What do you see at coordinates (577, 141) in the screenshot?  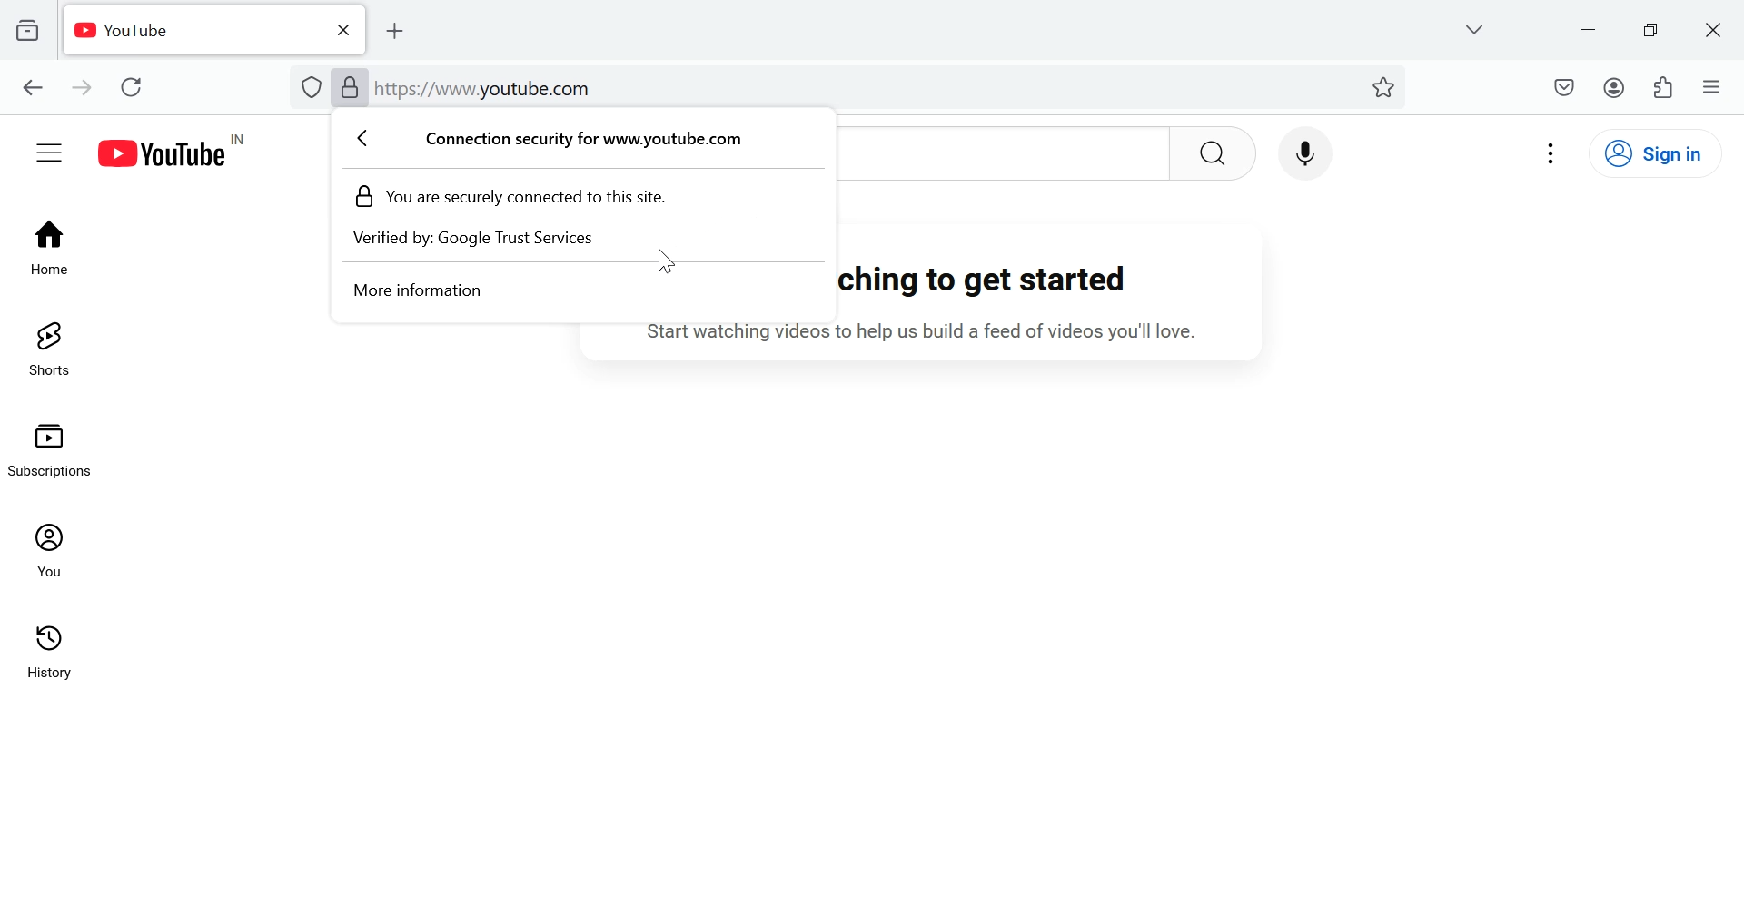 I see `Site information for www.youtube.com` at bounding box center [577, 141].